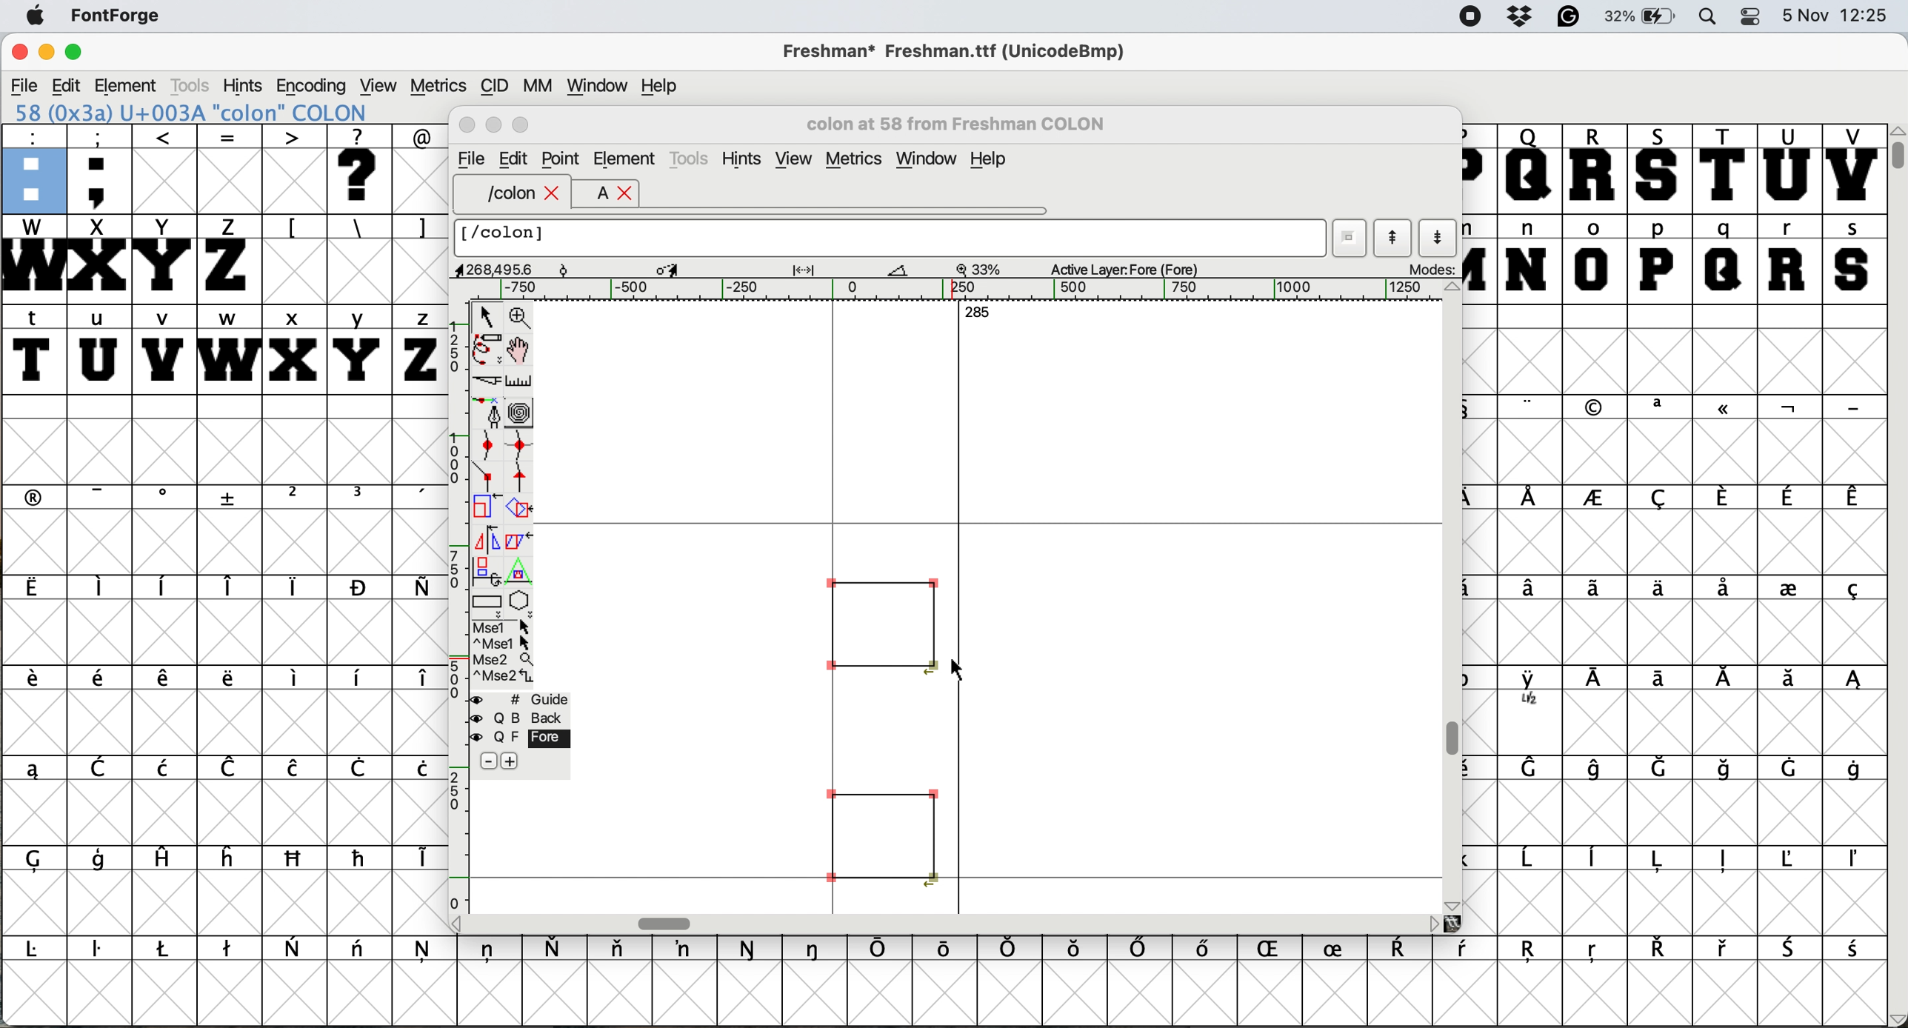  Describe the element at coordinates (1594, 954) in the screenshot. I see `symbol` at that location.